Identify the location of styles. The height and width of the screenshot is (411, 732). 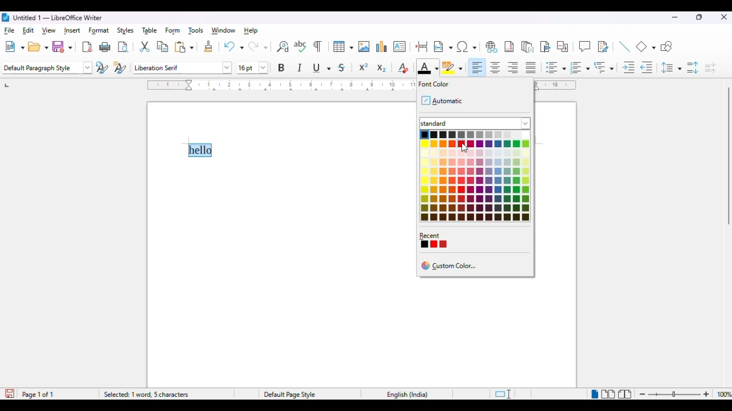
(126, 31).